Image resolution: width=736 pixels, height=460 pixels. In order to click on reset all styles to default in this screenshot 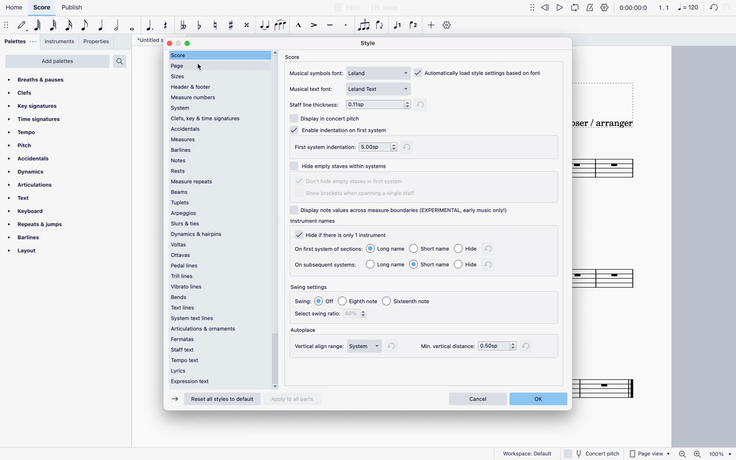, I will do `click(221, 400)`.